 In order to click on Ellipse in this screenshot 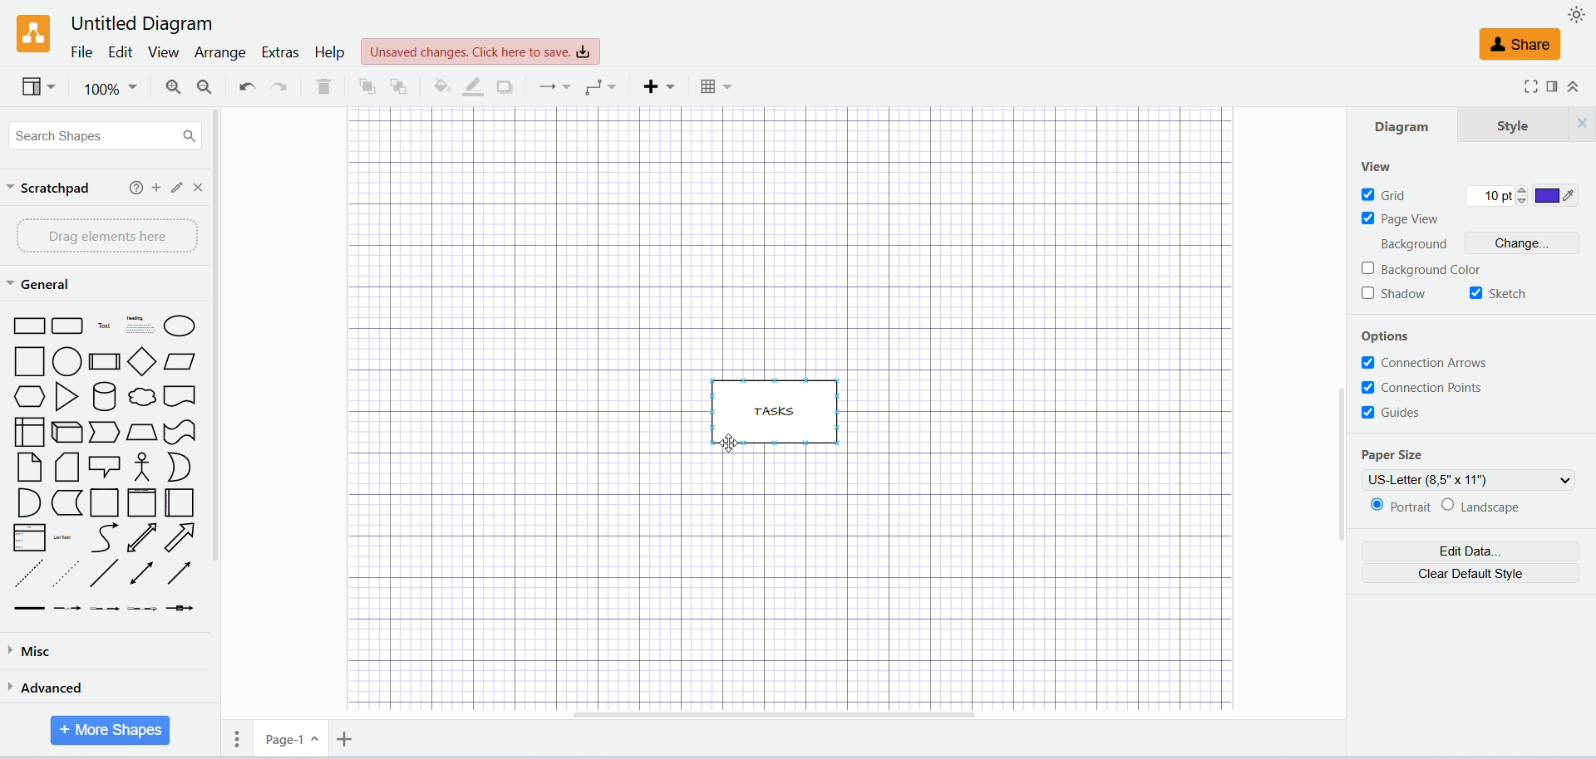, I will do `click(180, 326)`.